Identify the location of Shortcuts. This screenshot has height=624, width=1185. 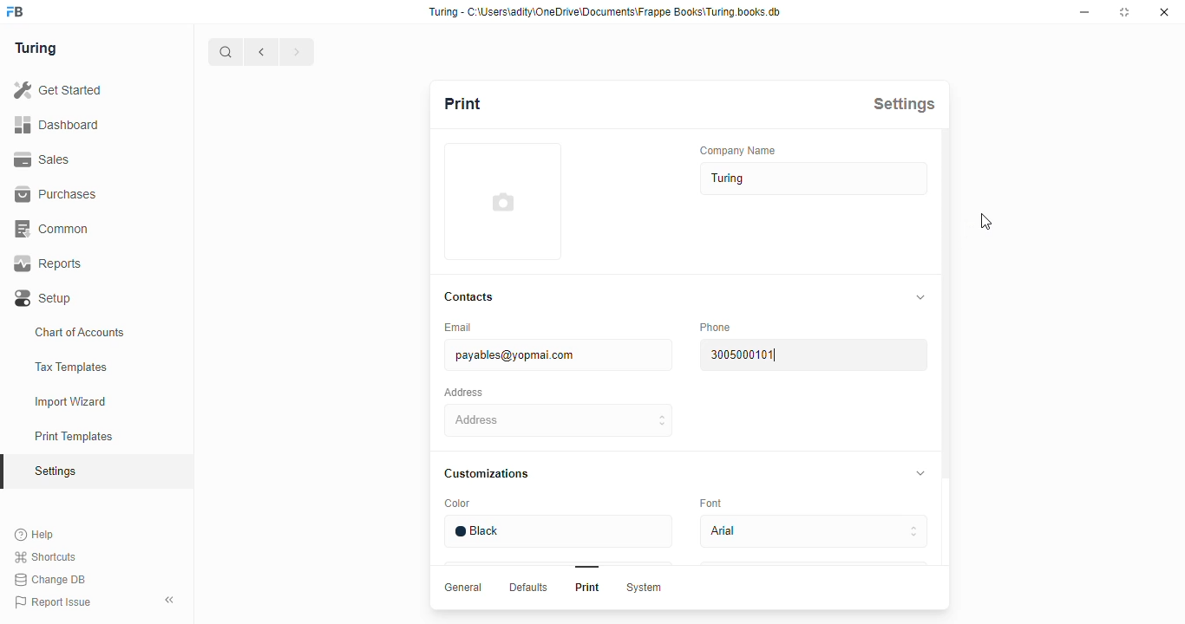
(49, 556).